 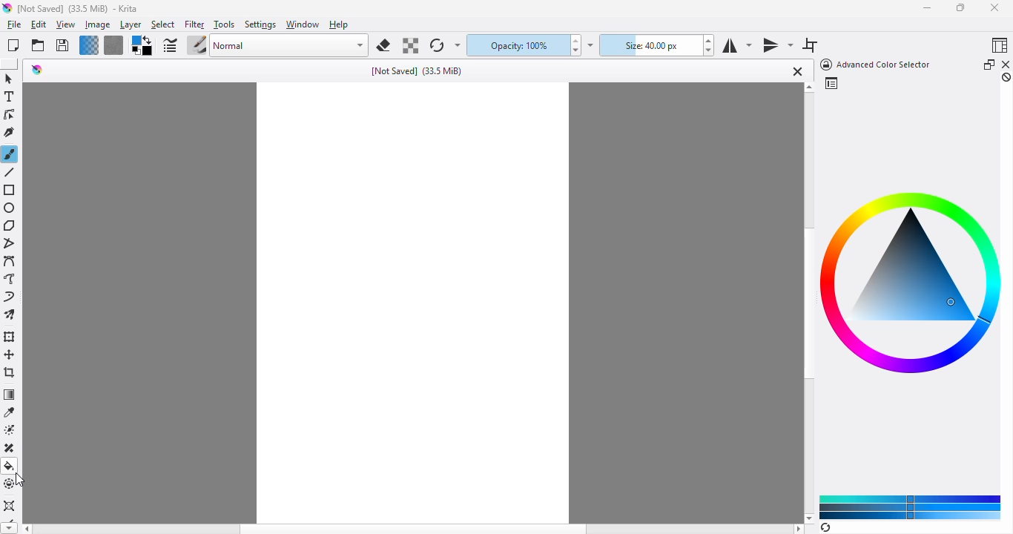 What do you see at coordinates (38, 45) in the screenshot?
I see `open an existing document` at bounding box center [38, 45].